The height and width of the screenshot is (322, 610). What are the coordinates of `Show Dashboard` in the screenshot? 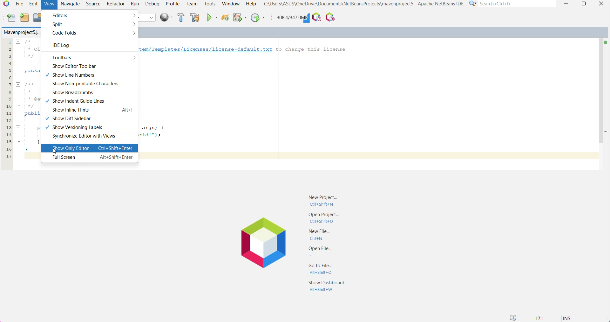 It's located at (327, 286).